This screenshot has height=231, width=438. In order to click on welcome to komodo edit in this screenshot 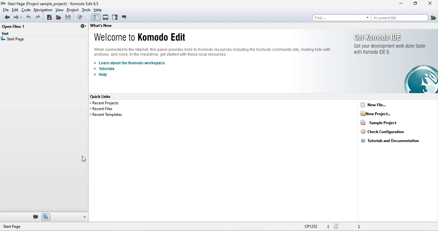, I will do `click(140, 38)`.